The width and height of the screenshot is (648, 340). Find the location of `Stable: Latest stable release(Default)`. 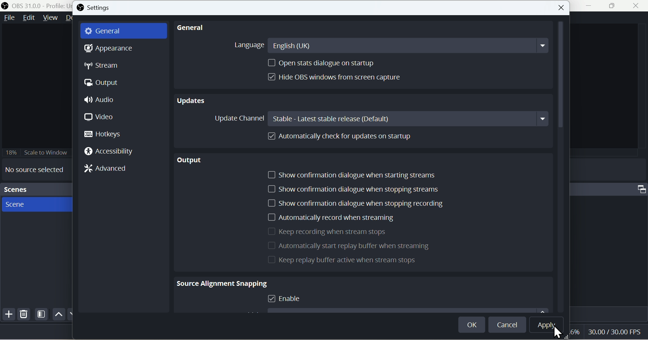

Stable: Latest stable release(Default) is located at coordinates (410, 118).